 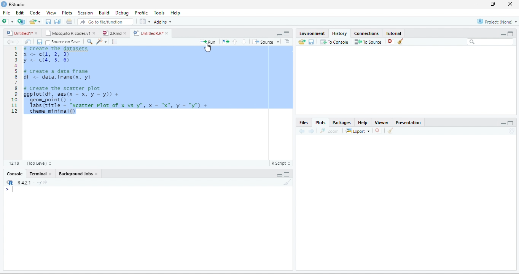 What do you see at coordinates (208, 42) in the screenshot?
I see `Run` at bounding box center [208, 42].